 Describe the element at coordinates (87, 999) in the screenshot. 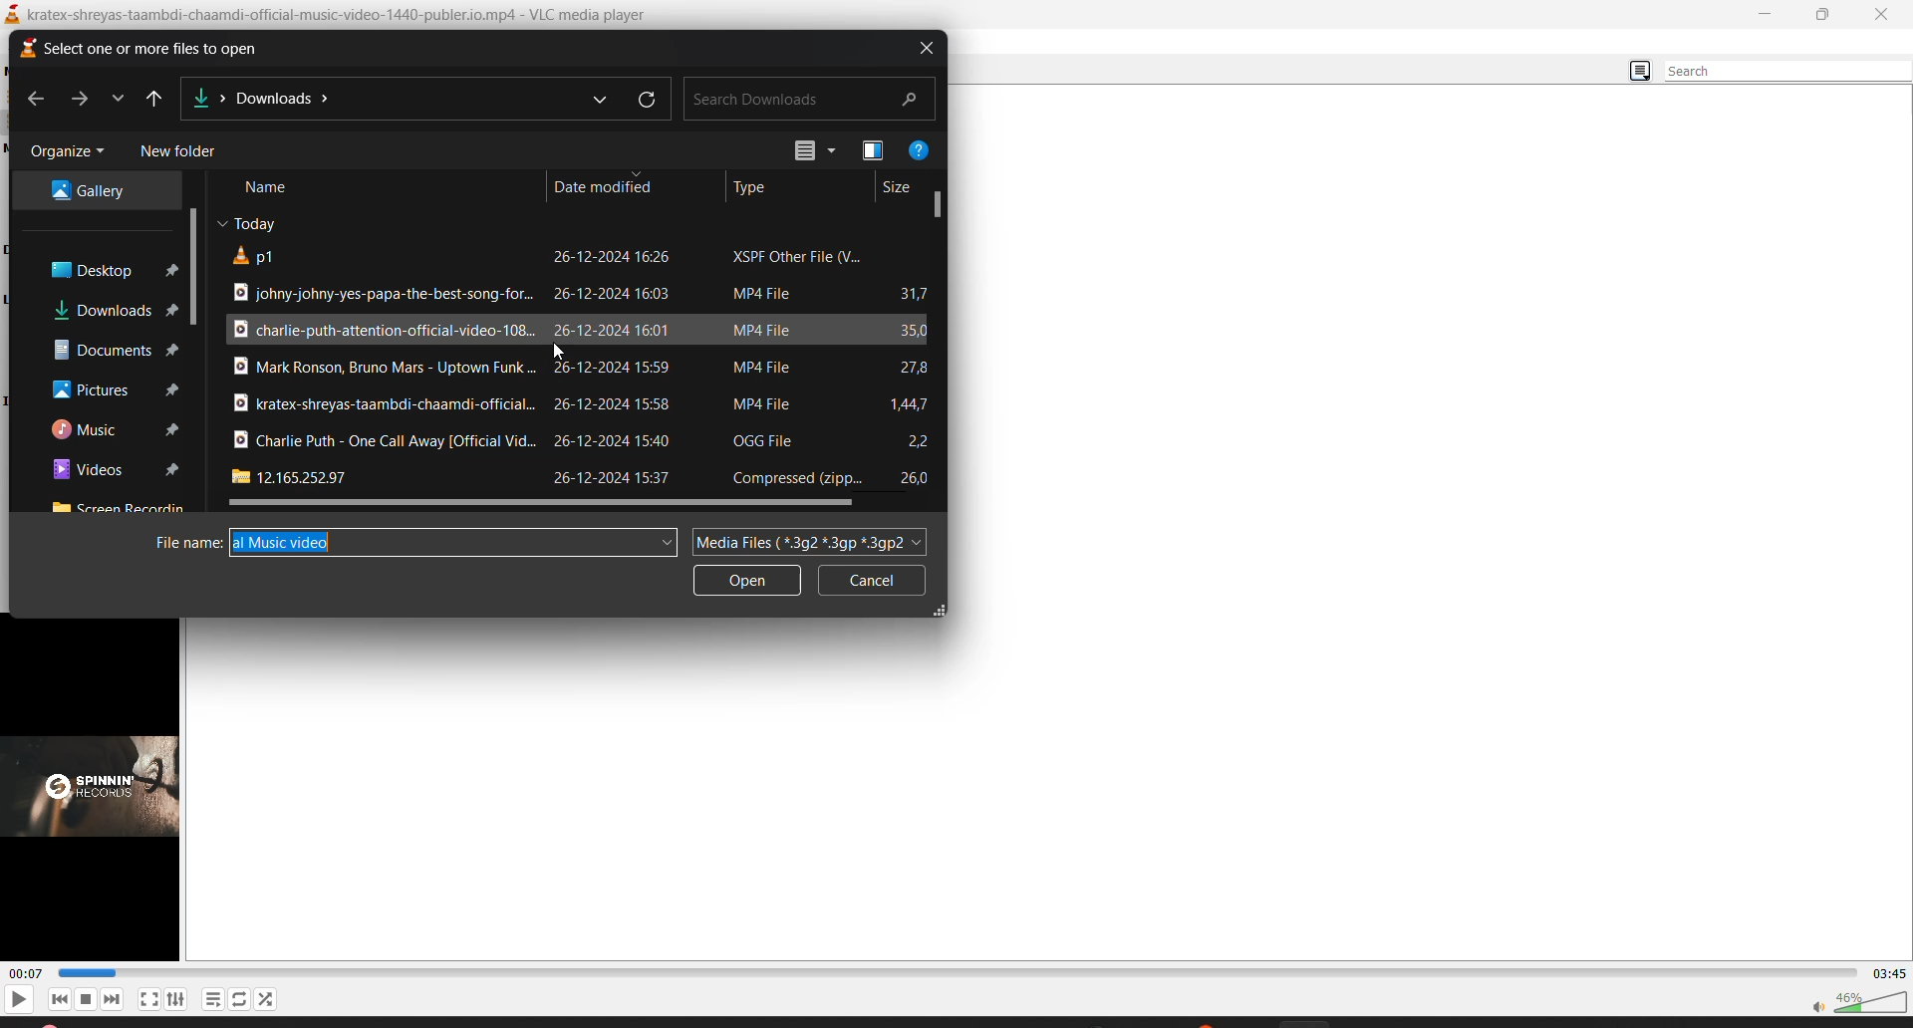

I see `stop` at that location.